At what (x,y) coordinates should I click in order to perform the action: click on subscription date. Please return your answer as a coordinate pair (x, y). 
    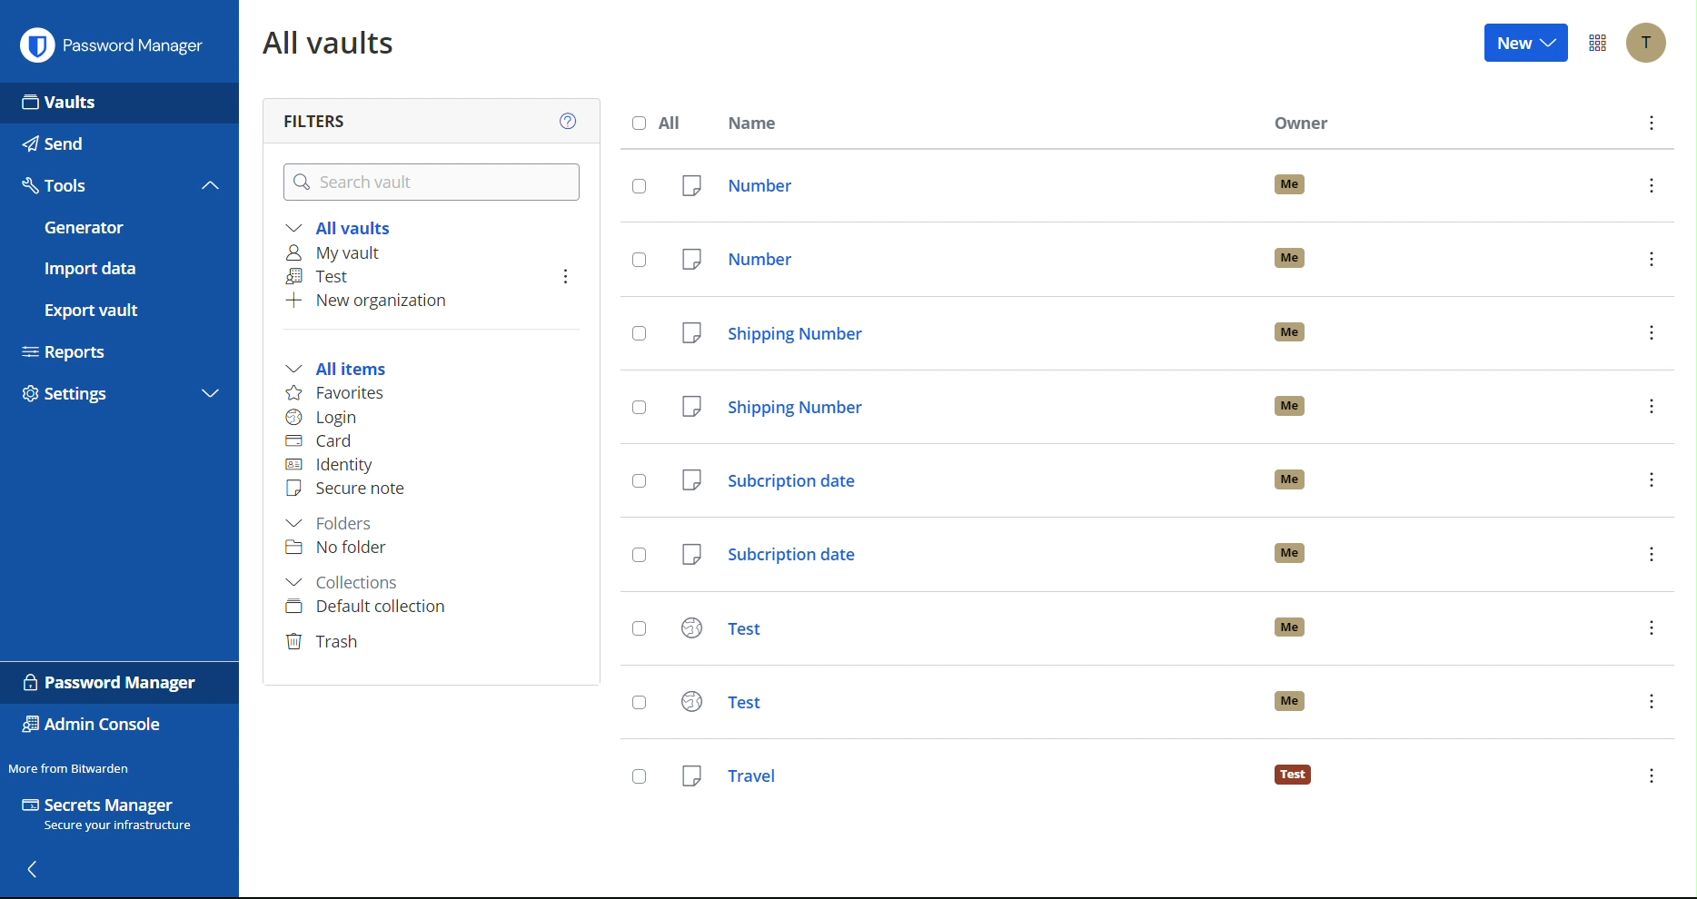
    Looking at the image, I should click on (954, 556).